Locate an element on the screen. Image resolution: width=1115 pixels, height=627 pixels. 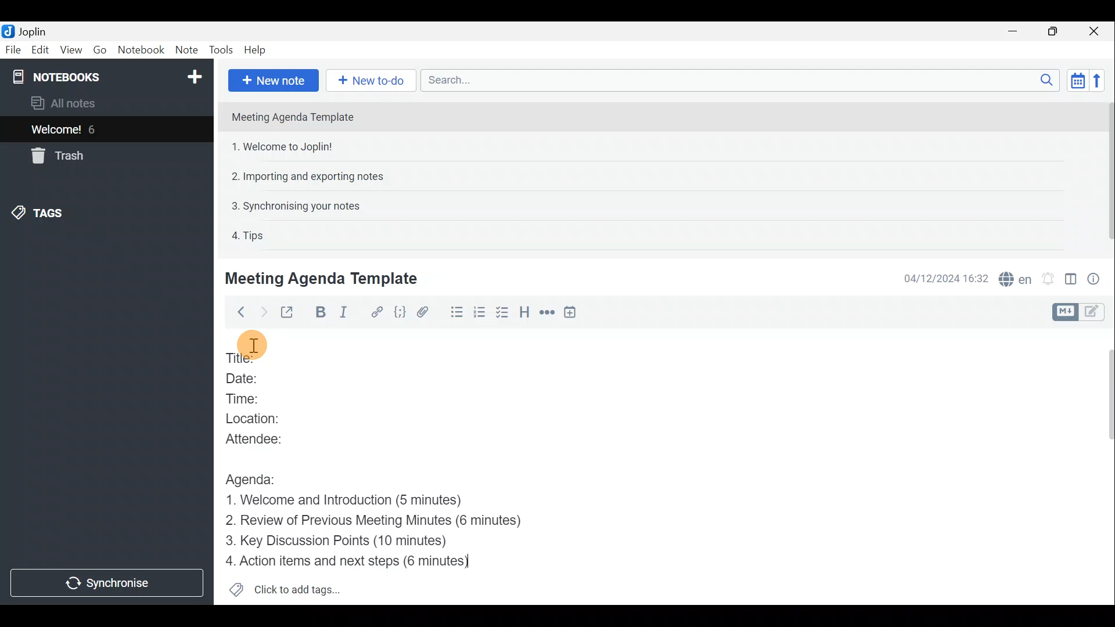
Checkbox is located at coordinates (501, 313).